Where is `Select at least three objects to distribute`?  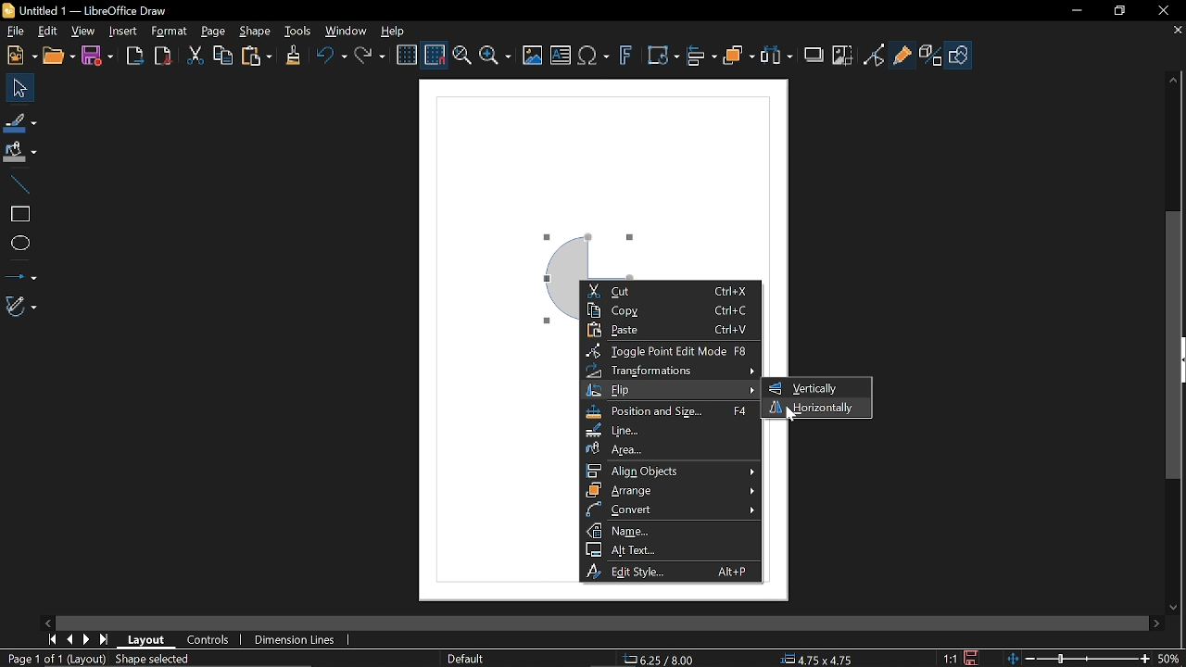
Select at least three objects to distribute is located at coordinates (777, 57).